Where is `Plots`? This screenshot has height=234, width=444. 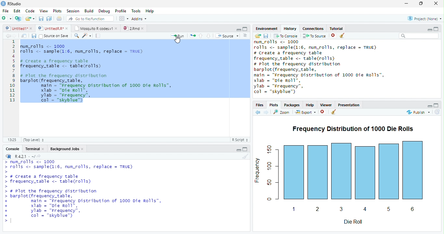 Plots is located at coordinates (274, 104).